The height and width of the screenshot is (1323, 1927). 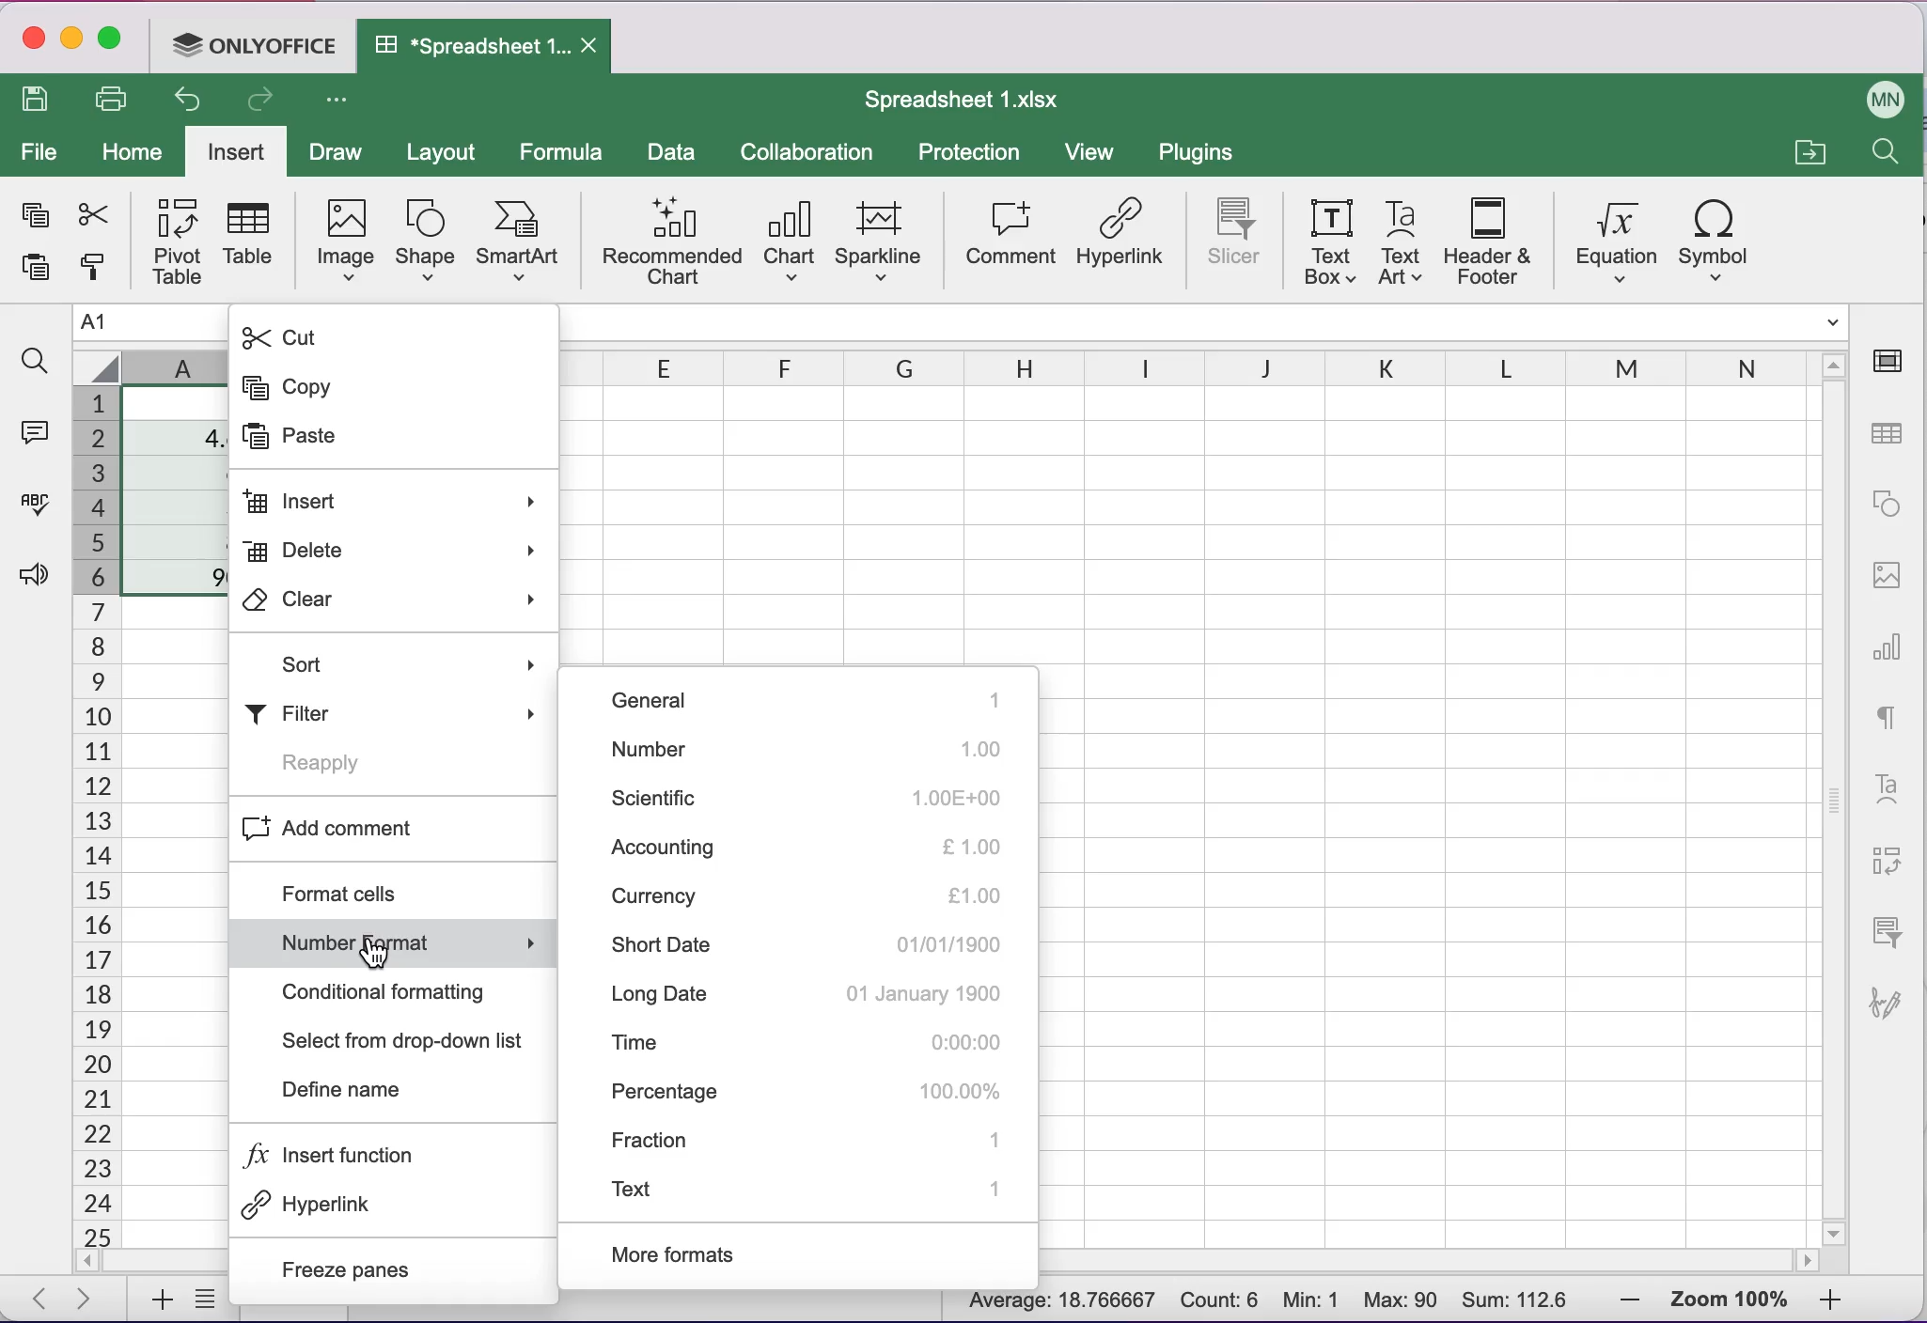 I want to click on Number format, so click(x=398, y=942).